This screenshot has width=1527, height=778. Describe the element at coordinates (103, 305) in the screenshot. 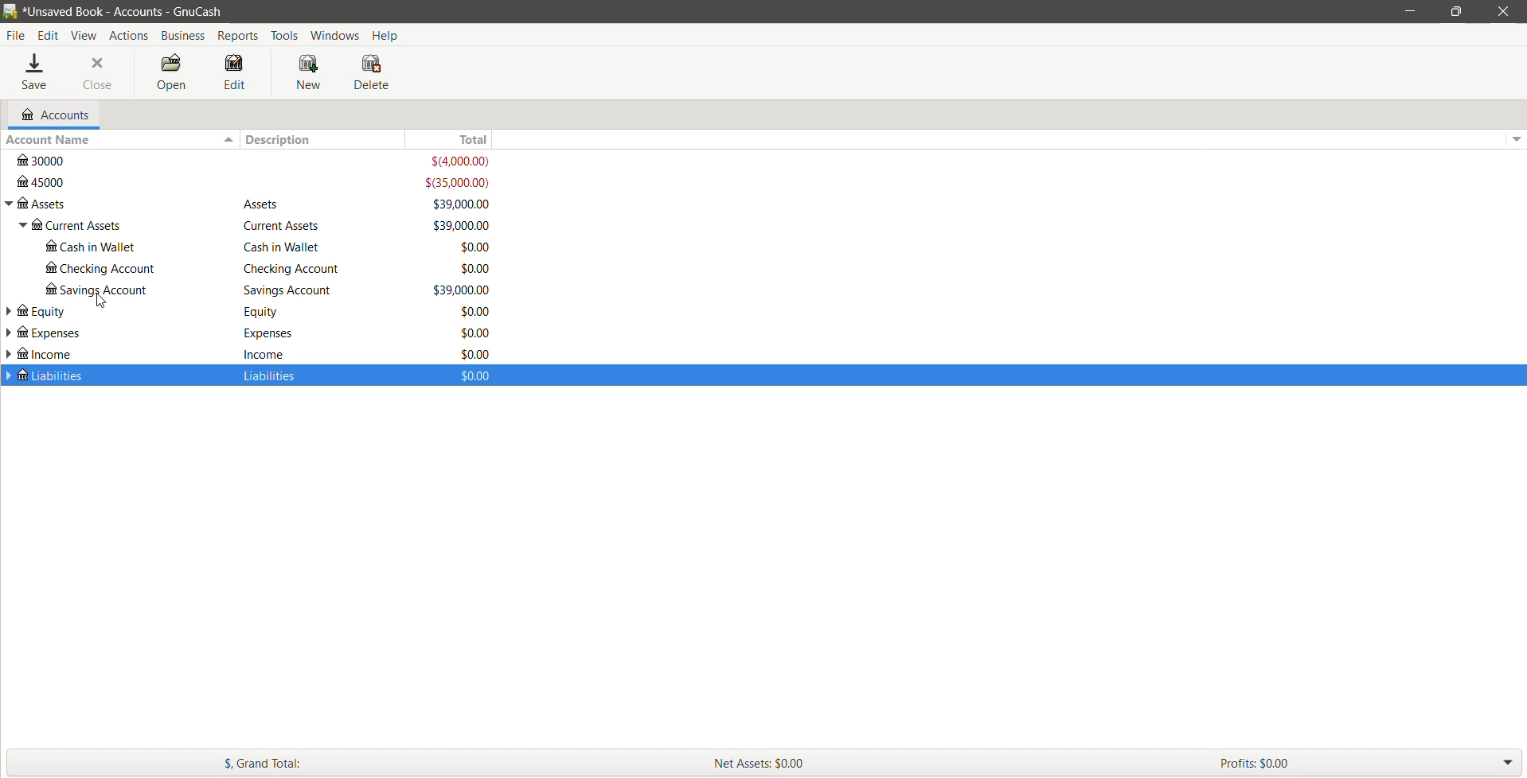

I see `cursor` at that location.